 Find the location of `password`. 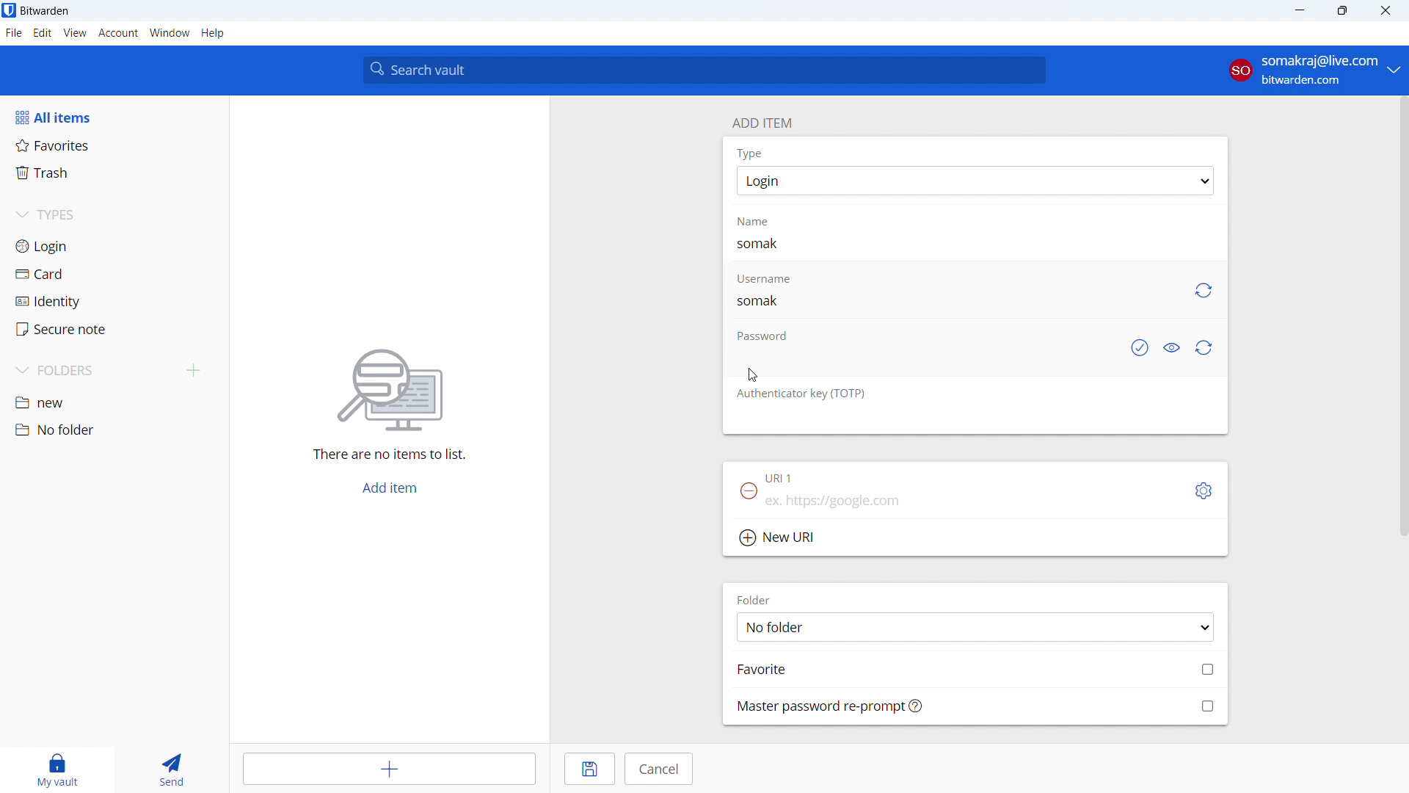

password is located at coordinates (761, 334).